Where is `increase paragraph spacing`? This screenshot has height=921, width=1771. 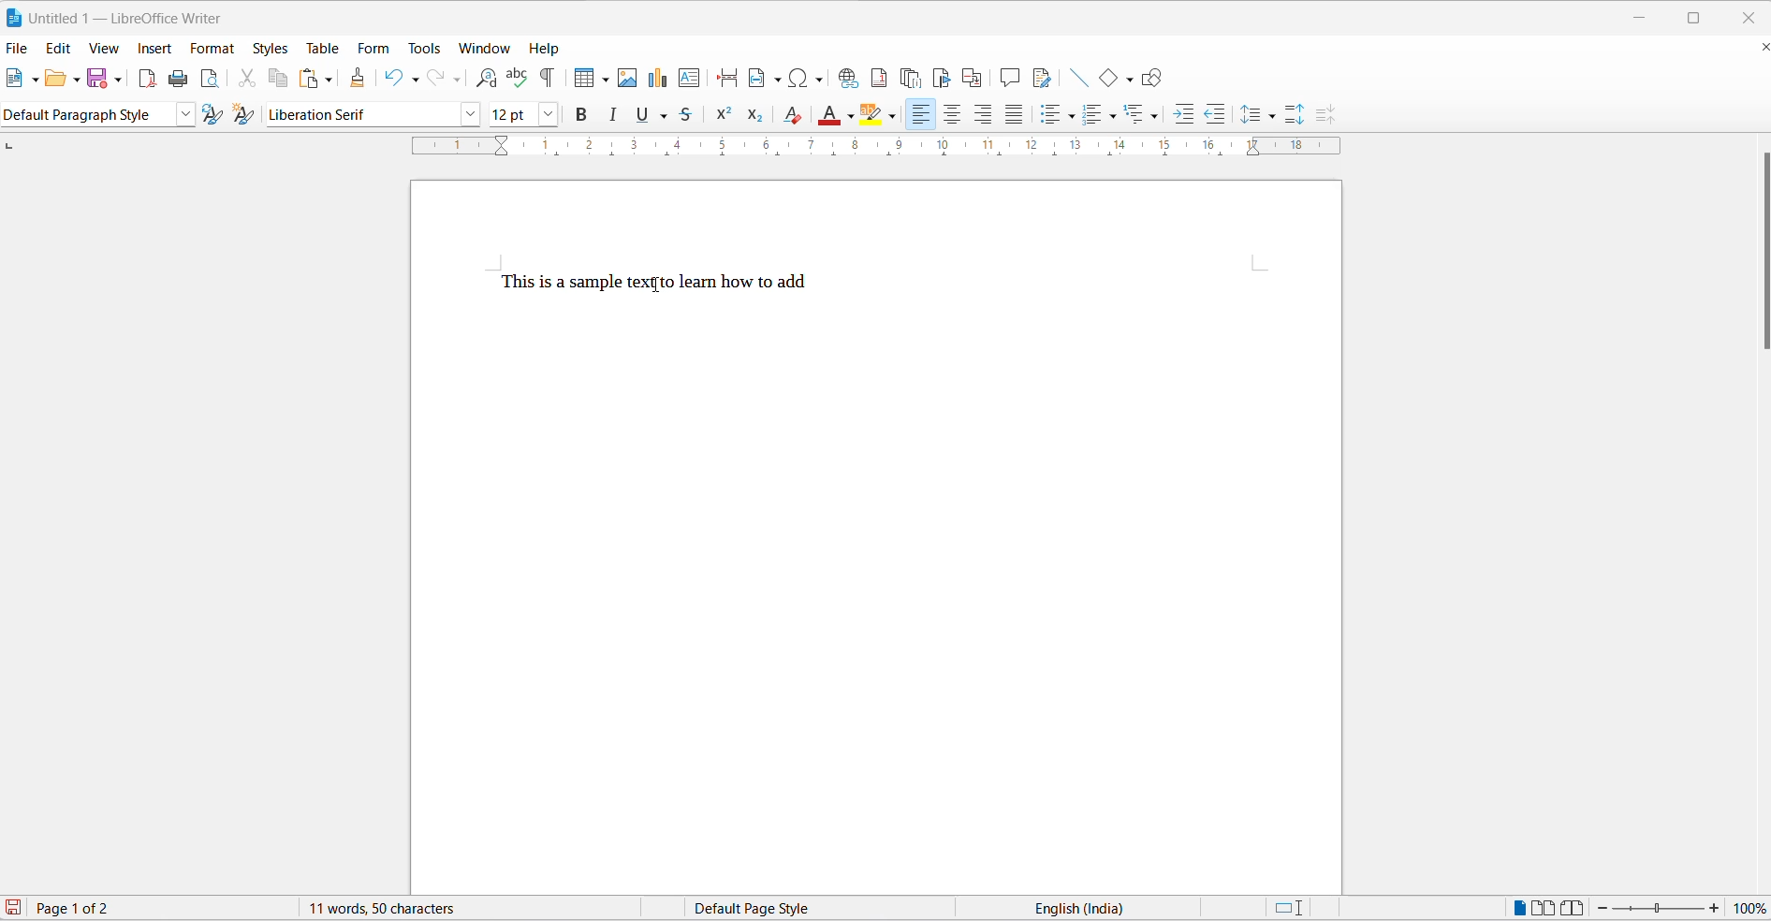
increase paragraph spacing is located at coordinates (1298, 114).